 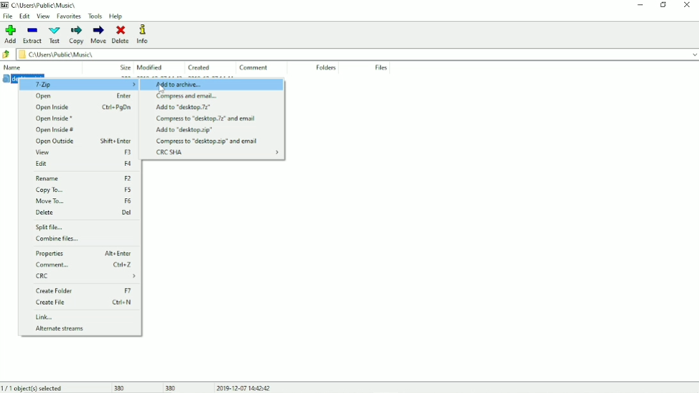 I want to click on Minimize, so click(x=641, y=5).